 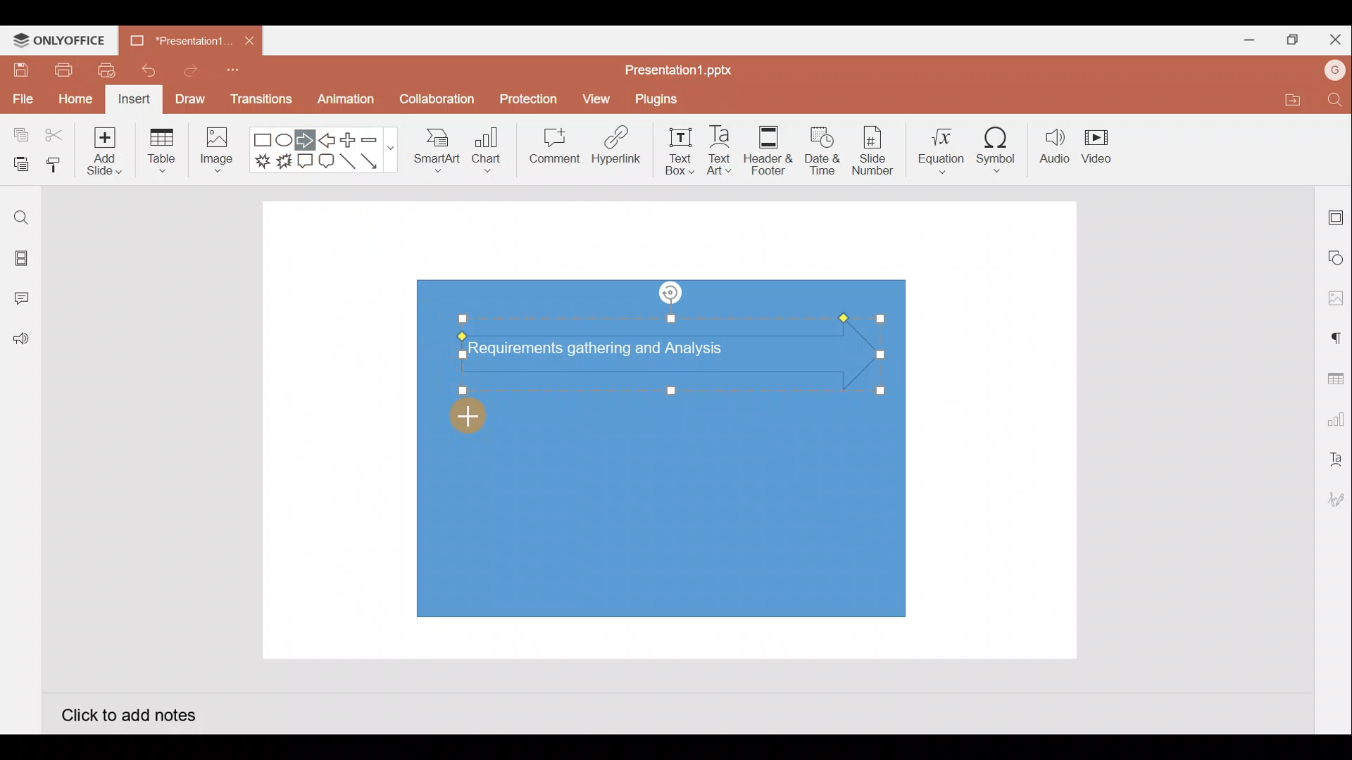 I want to click on Save, so click(x=18, y=69).